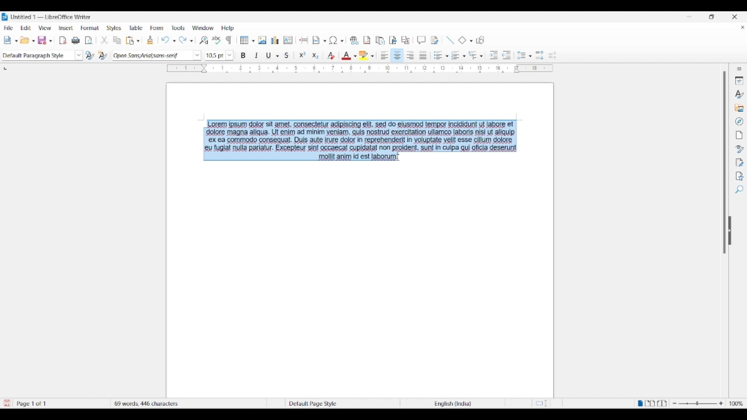 Image resolution: width=747 pixels, height=420 pixels. I want to click on View, so click(45, 28).